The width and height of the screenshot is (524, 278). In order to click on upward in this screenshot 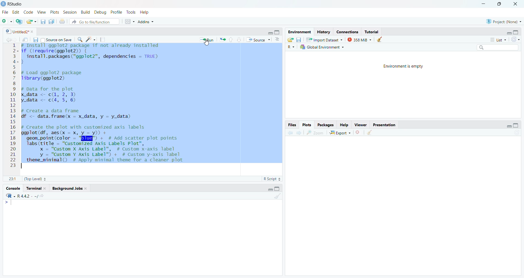, I will do `click(232, 40)`.